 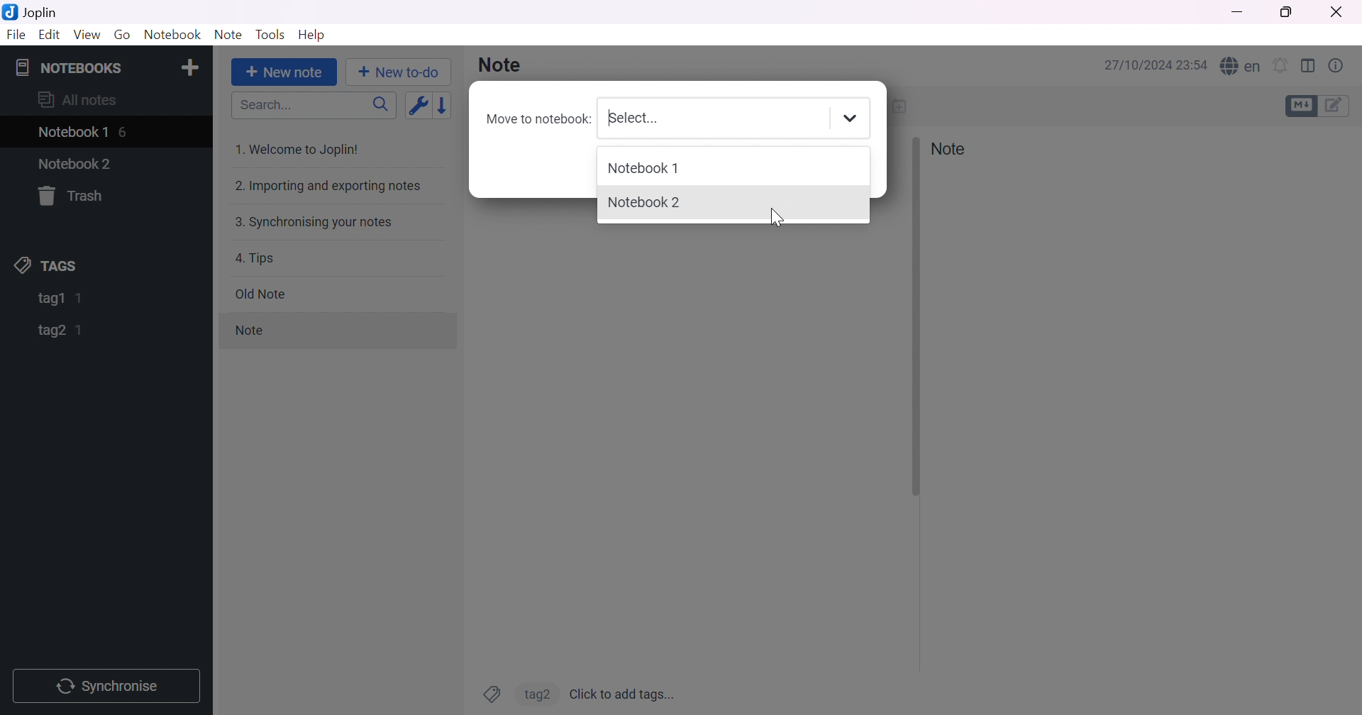 I want to click on Notebook1, so click(x=72, y=133).